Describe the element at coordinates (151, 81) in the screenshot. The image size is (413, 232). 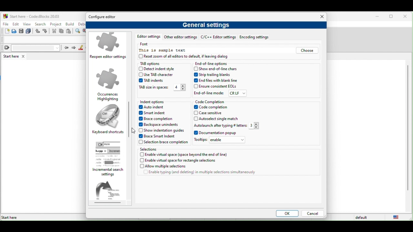
I see `tab indent` at that location.